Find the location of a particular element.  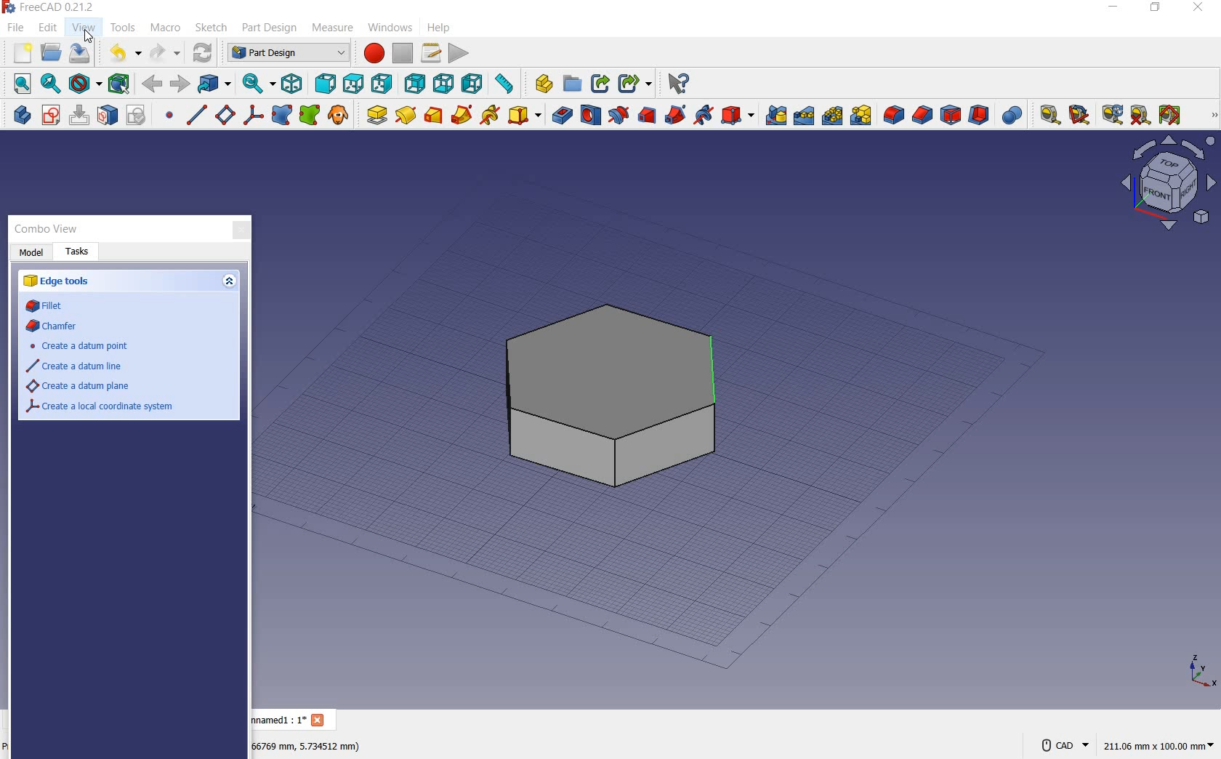

refresh is located at coordinates (1112, 115).